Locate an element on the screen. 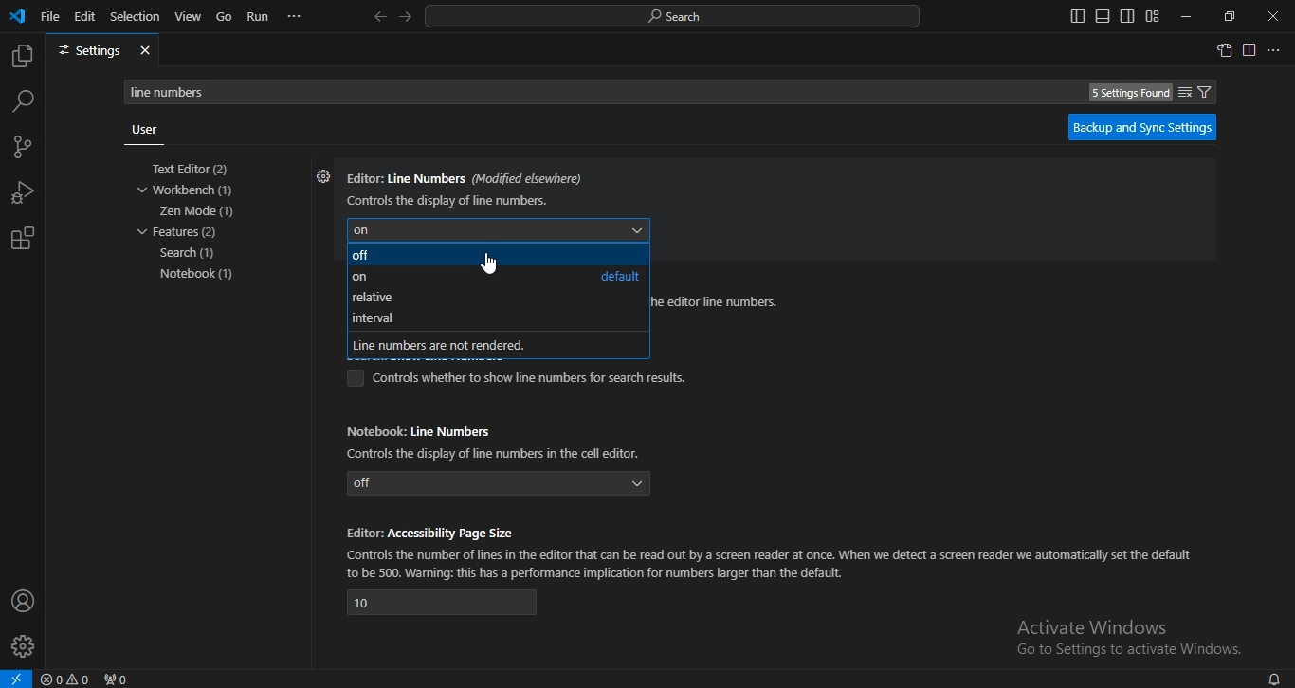 Image resolution: width=1295 pixels, height=688 pixels. on is located at coordinates (359, 279).